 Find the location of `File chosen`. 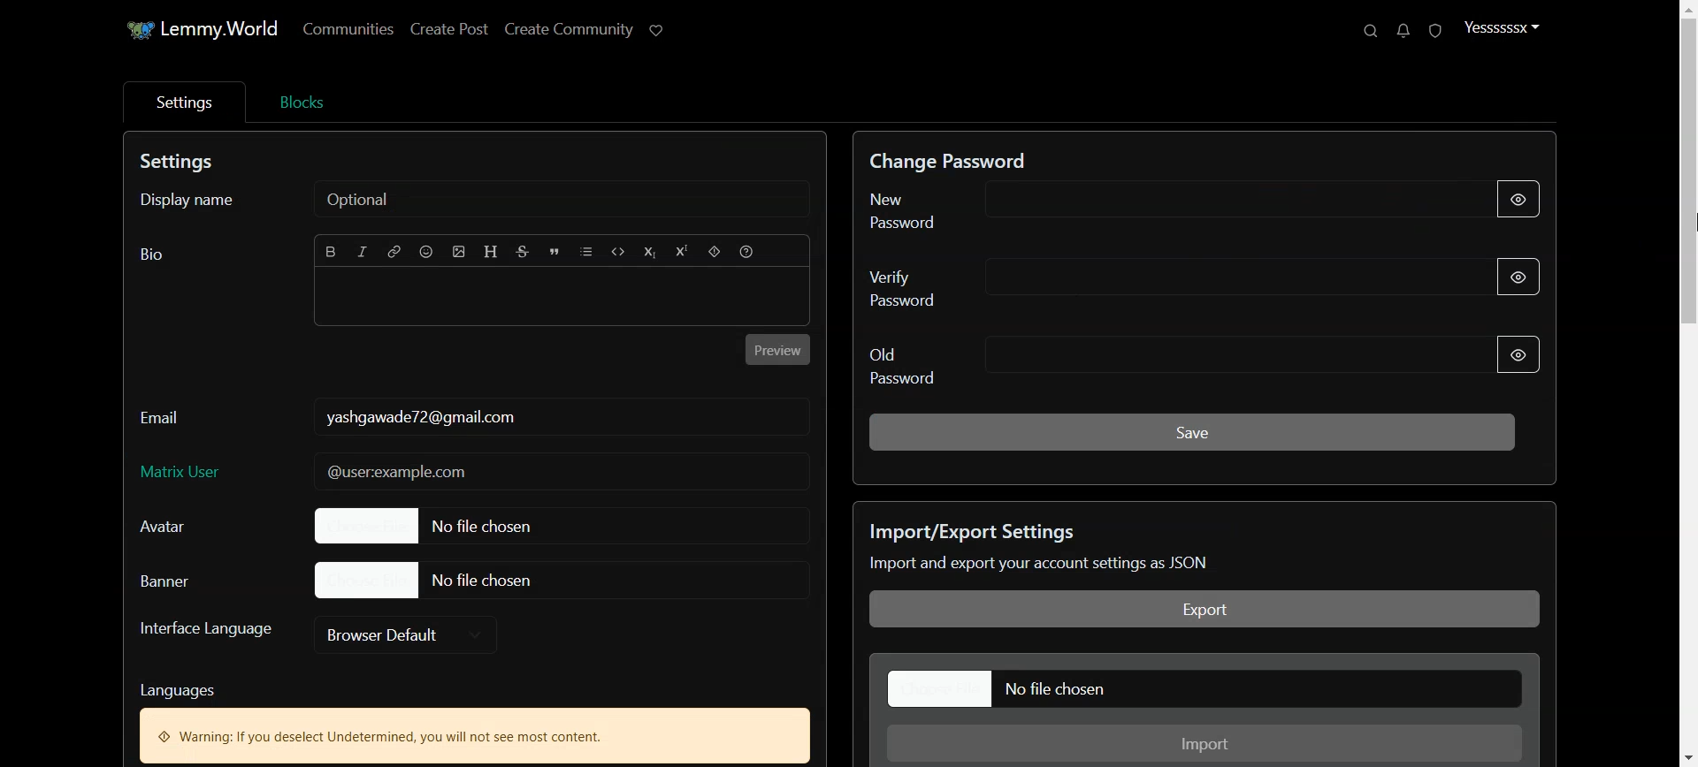

File chosen is located at coordinates (564, 527).